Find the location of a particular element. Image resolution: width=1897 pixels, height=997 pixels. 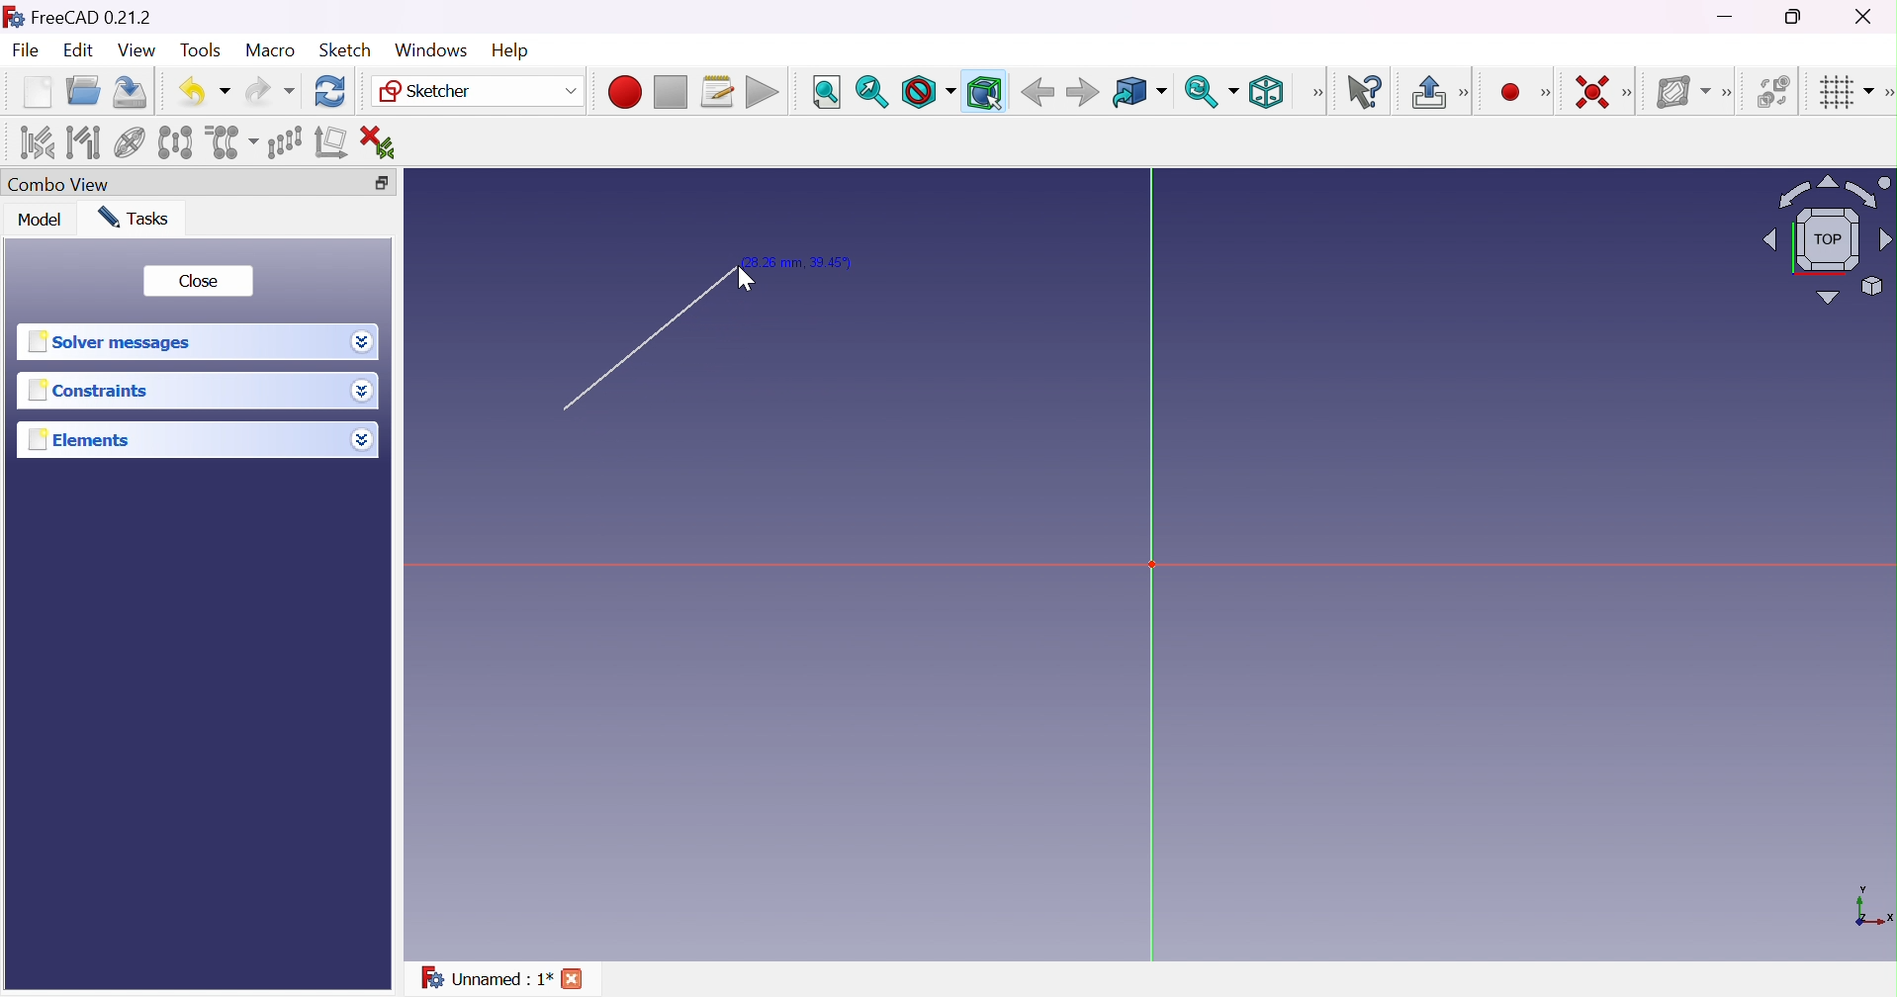

Symmetry is located at coordinates (174, 142).